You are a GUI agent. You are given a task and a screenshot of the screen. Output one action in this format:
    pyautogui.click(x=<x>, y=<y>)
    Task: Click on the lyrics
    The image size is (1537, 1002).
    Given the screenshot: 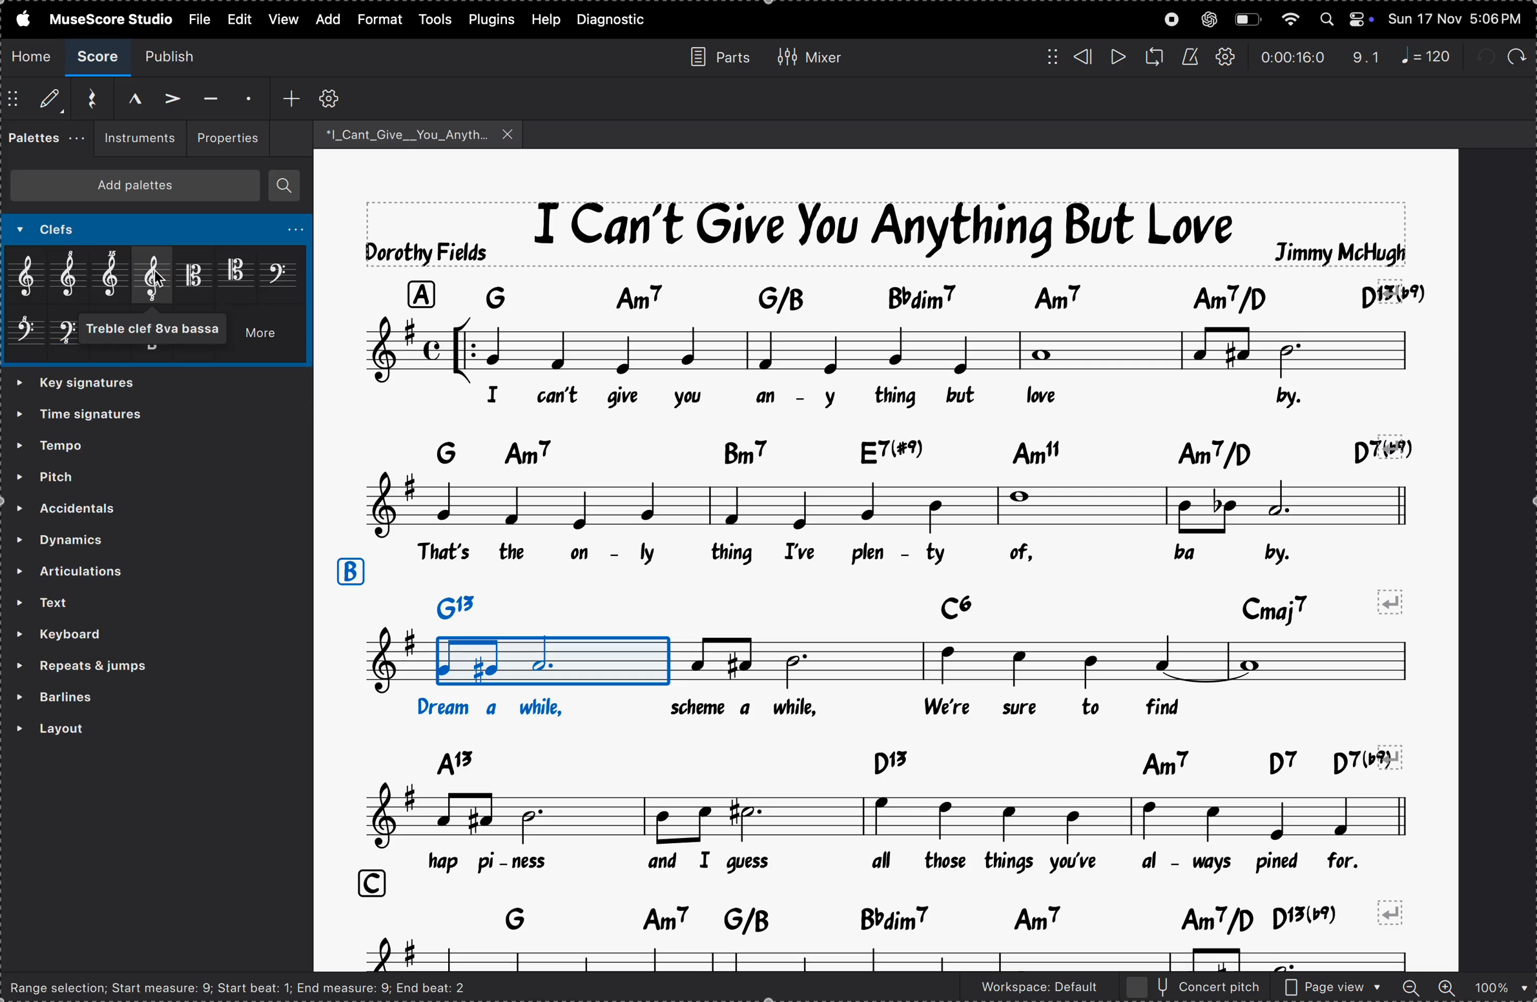 What is the action you would take?
    pyautogui.click(x=783, y=396)
    